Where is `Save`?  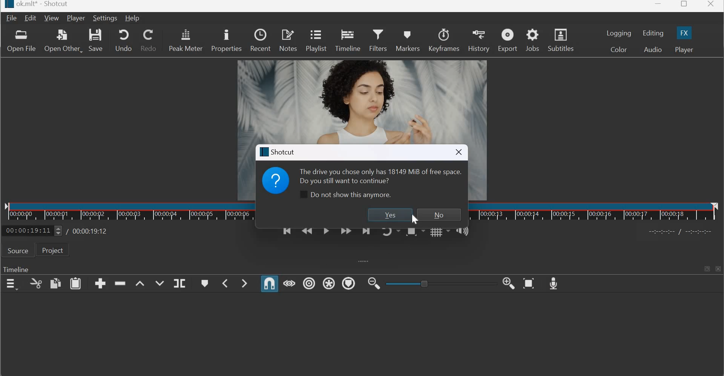
Save is located at coordinates (97, 41).